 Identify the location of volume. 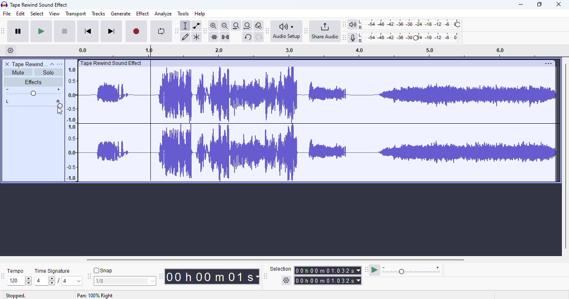
(33, 92).